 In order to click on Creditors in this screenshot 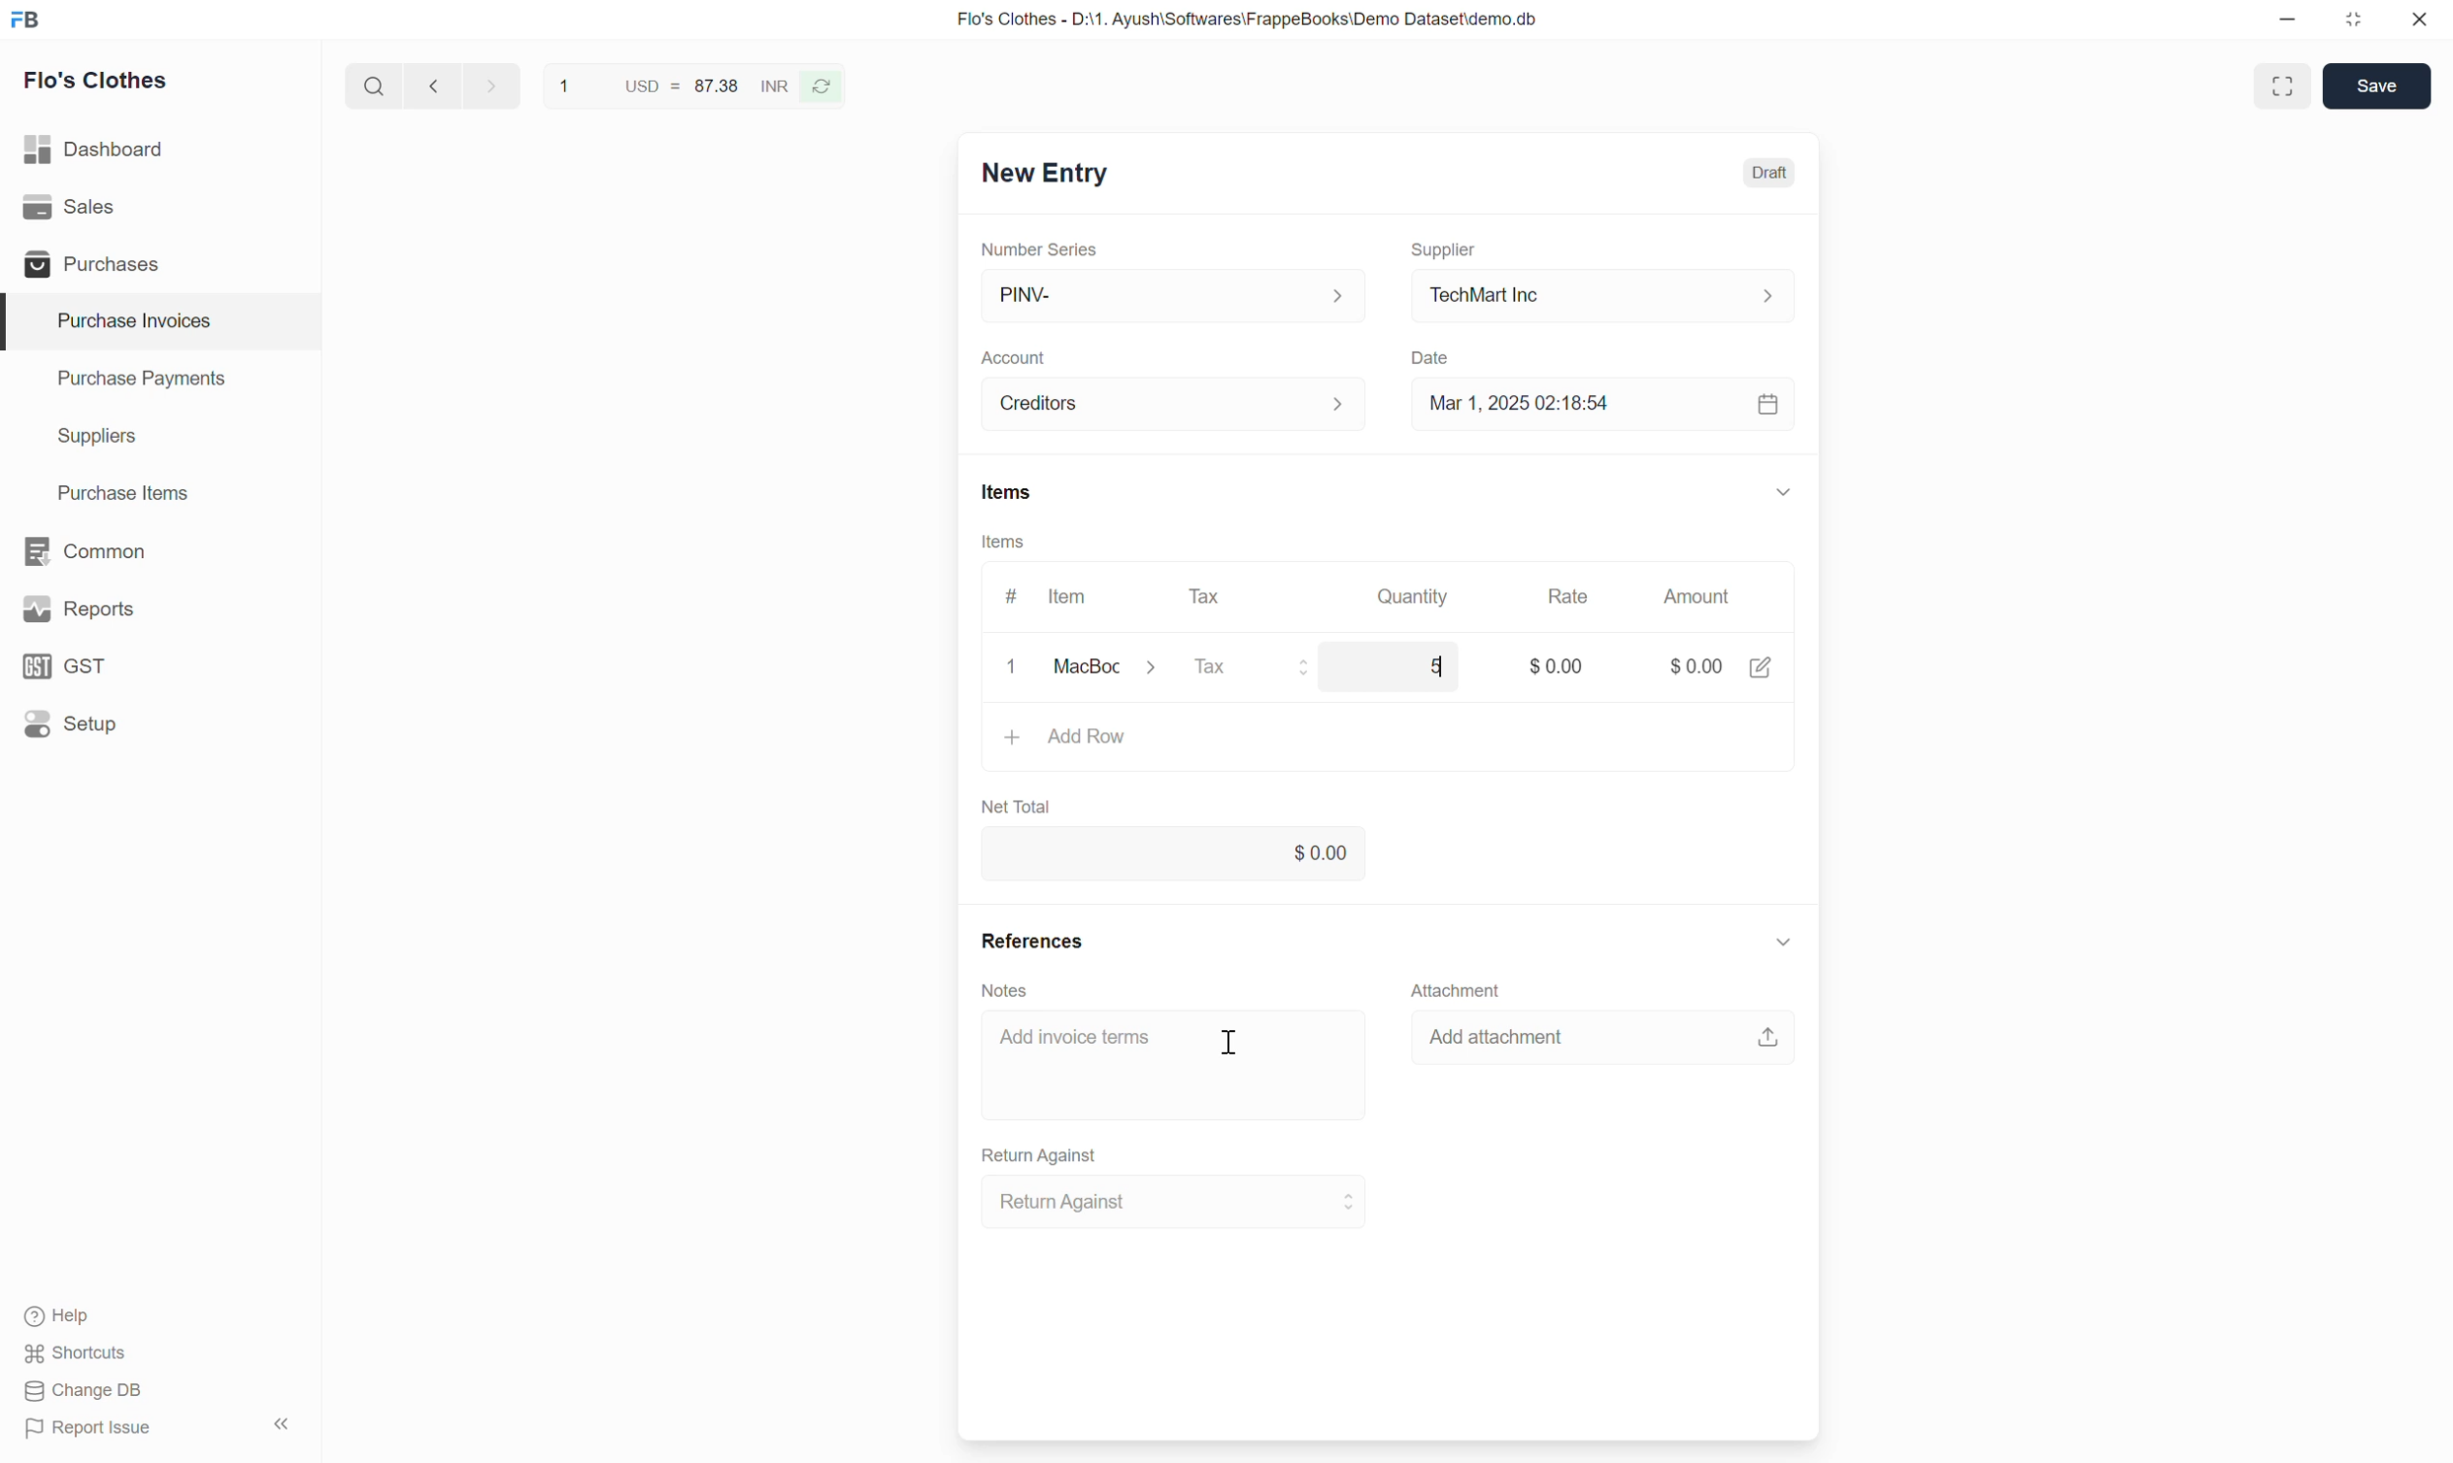, I will do `click(1176, 404)`.